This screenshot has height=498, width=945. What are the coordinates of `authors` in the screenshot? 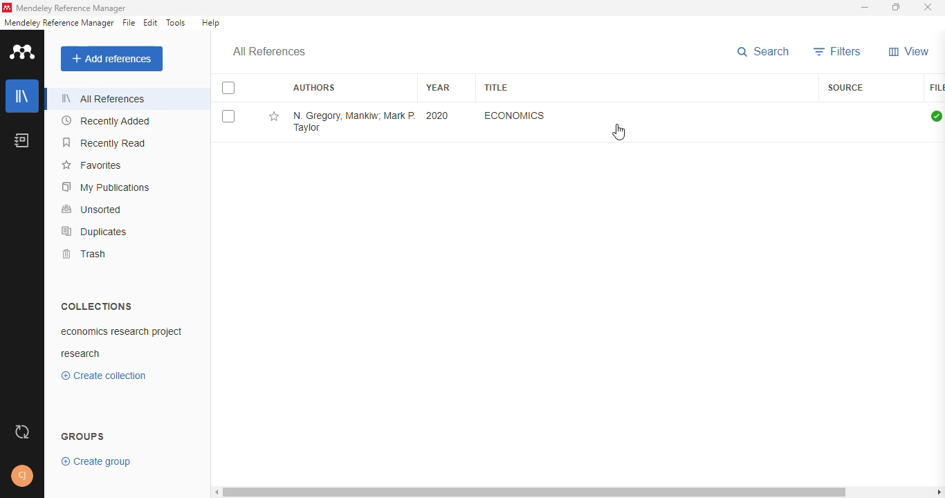 It's located at (314, 87).